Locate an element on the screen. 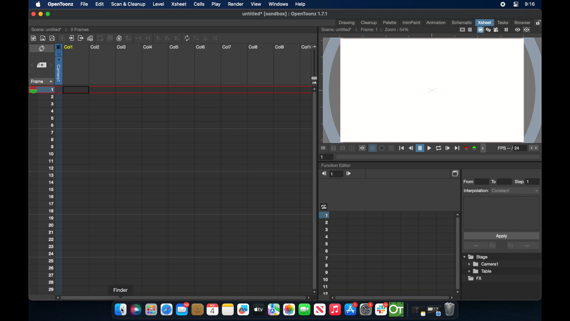 This screenshot has width=570, height=321. opentoonz is located at coordinates (397, 310).